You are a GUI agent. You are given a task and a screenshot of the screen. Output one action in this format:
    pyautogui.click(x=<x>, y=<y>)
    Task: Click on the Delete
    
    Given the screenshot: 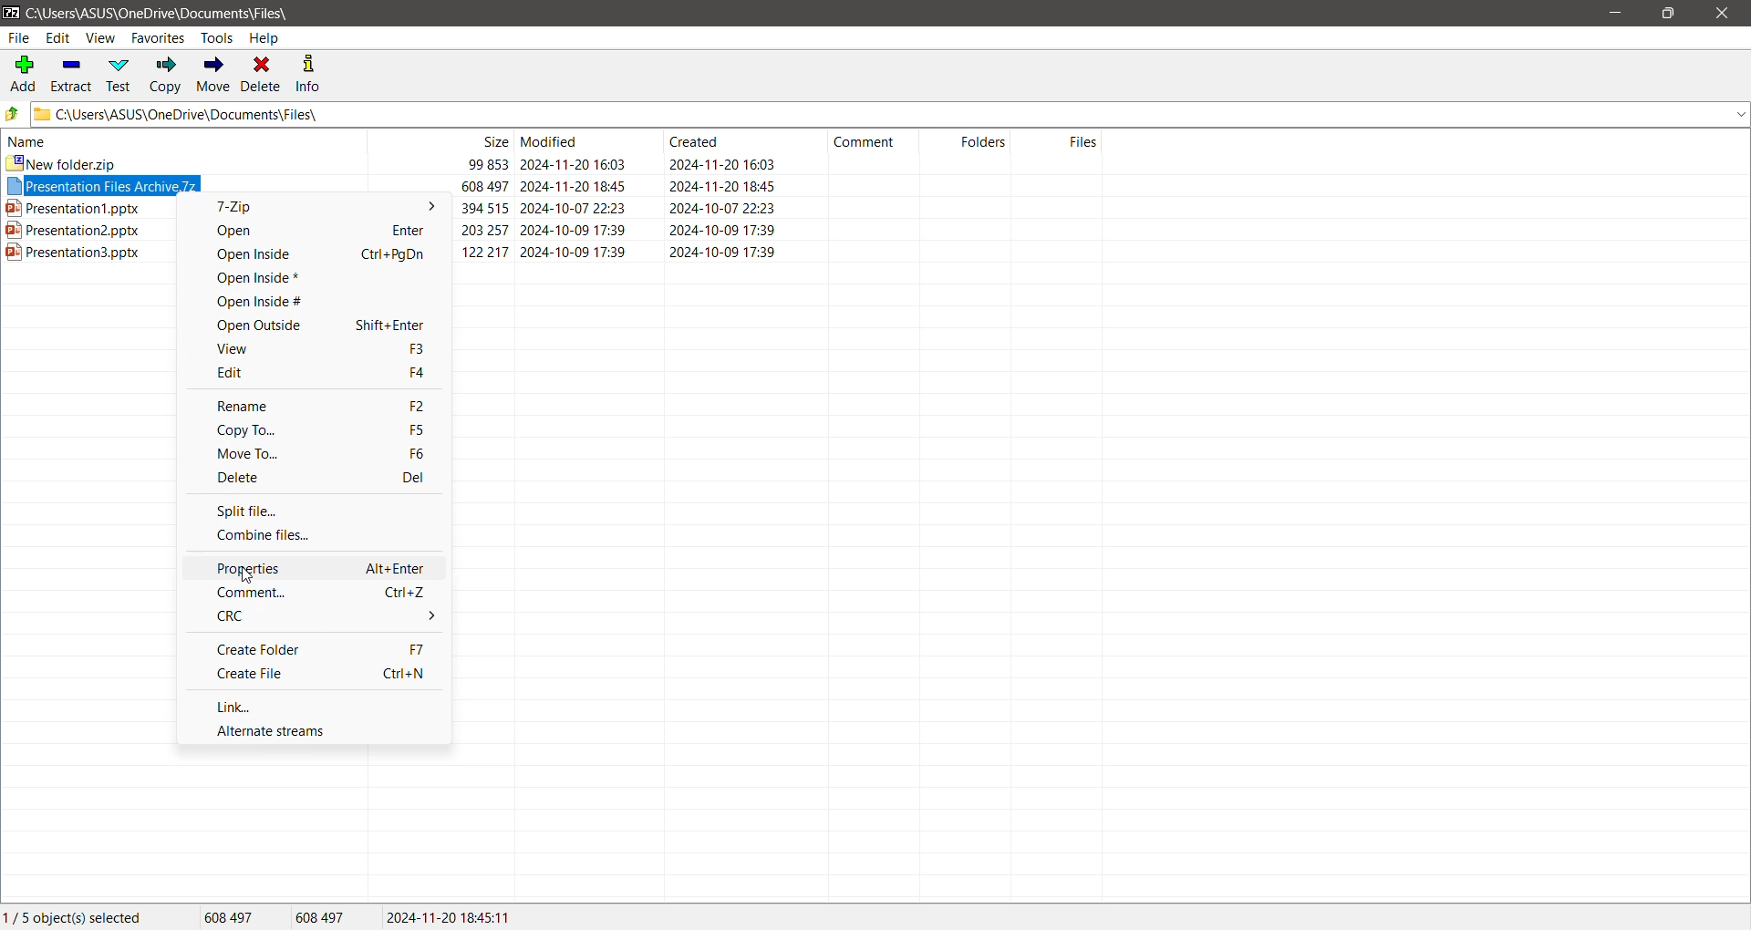 What is the action you would take?
    pyautogui.click(x=261, y=75)
    